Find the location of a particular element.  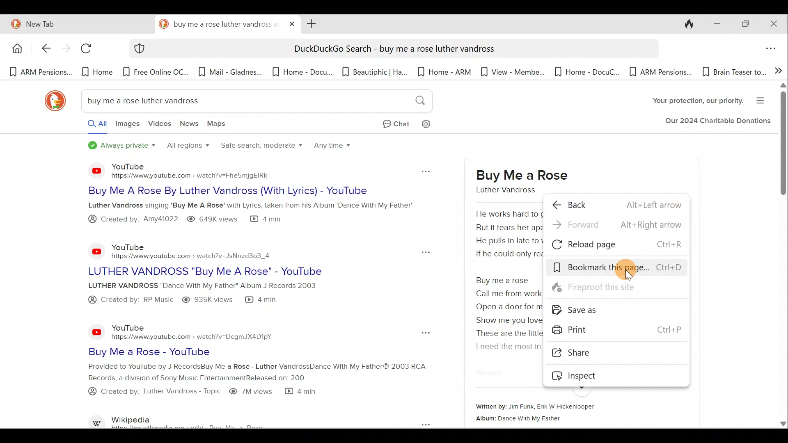

Any time is located at coordinates (333, 148).